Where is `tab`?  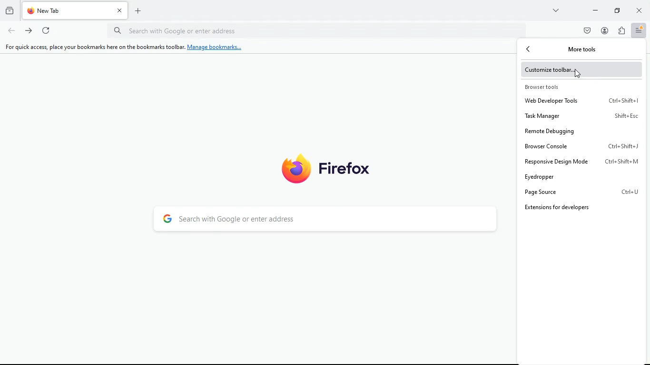
tab is located at coordinates (76, 11).